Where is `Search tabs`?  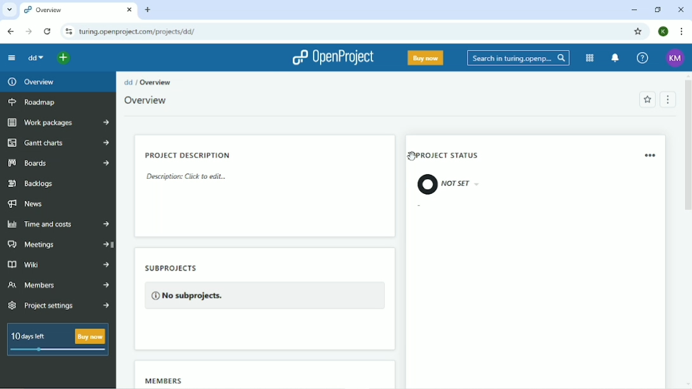 Search tabs is located at coordinates (9, 9).